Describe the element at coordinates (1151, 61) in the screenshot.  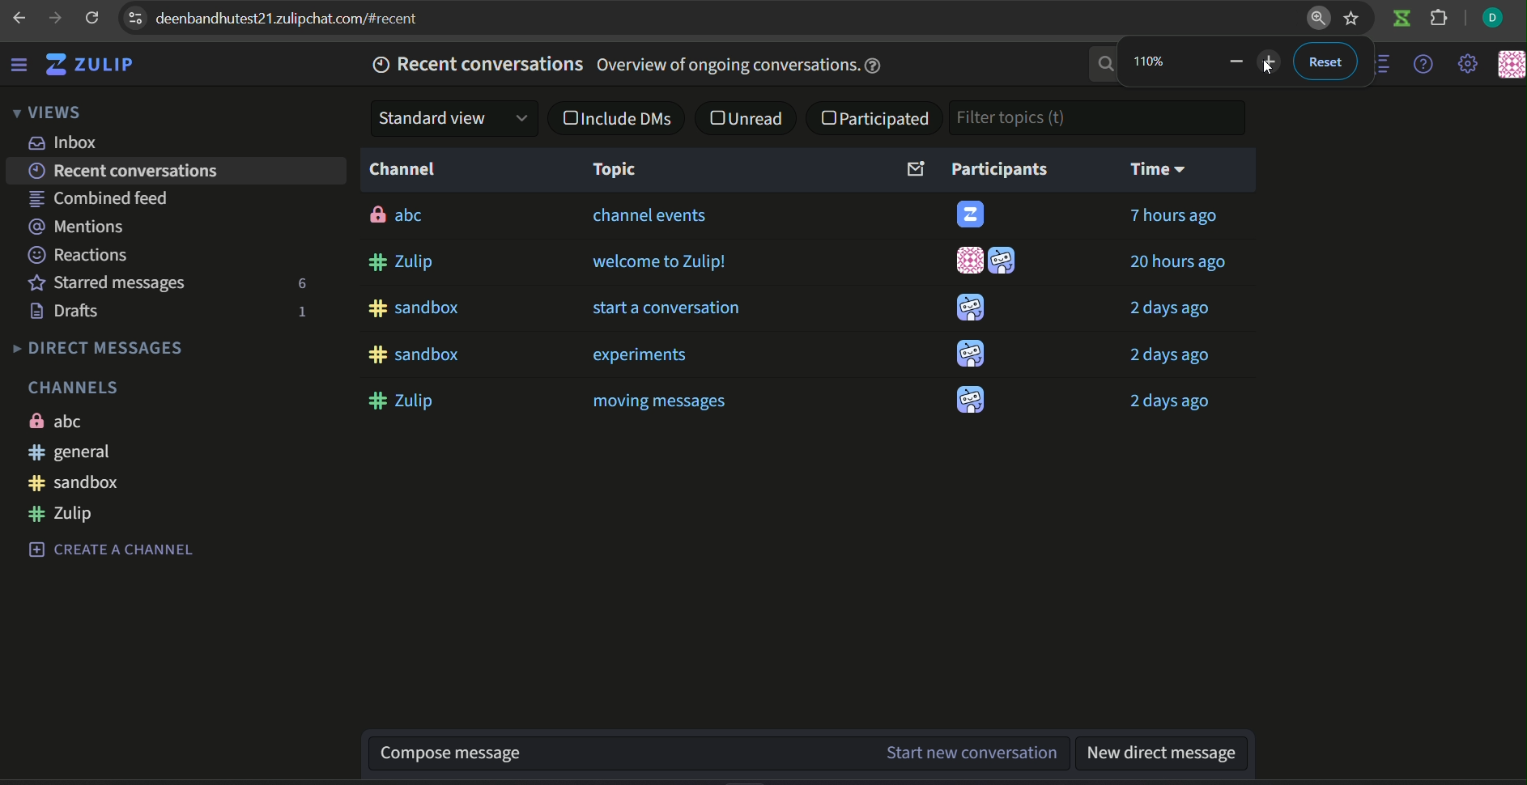
I see `number` at that location.